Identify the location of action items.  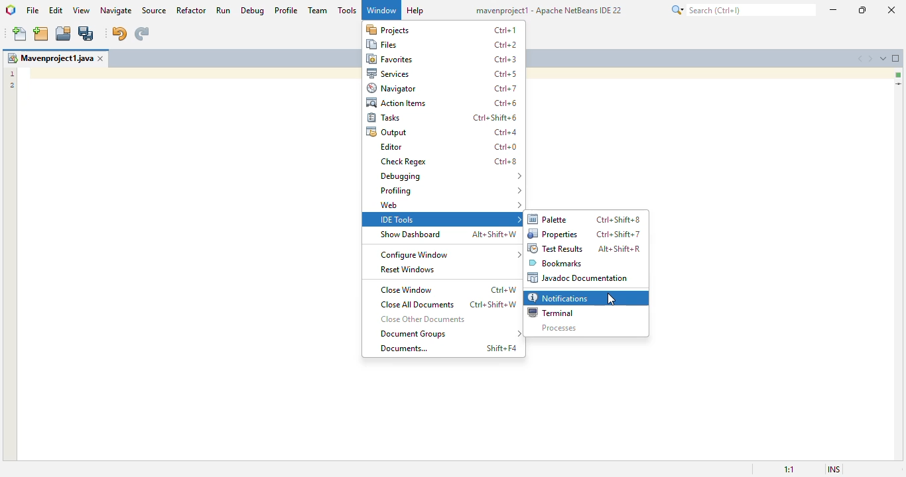
(397, 103).